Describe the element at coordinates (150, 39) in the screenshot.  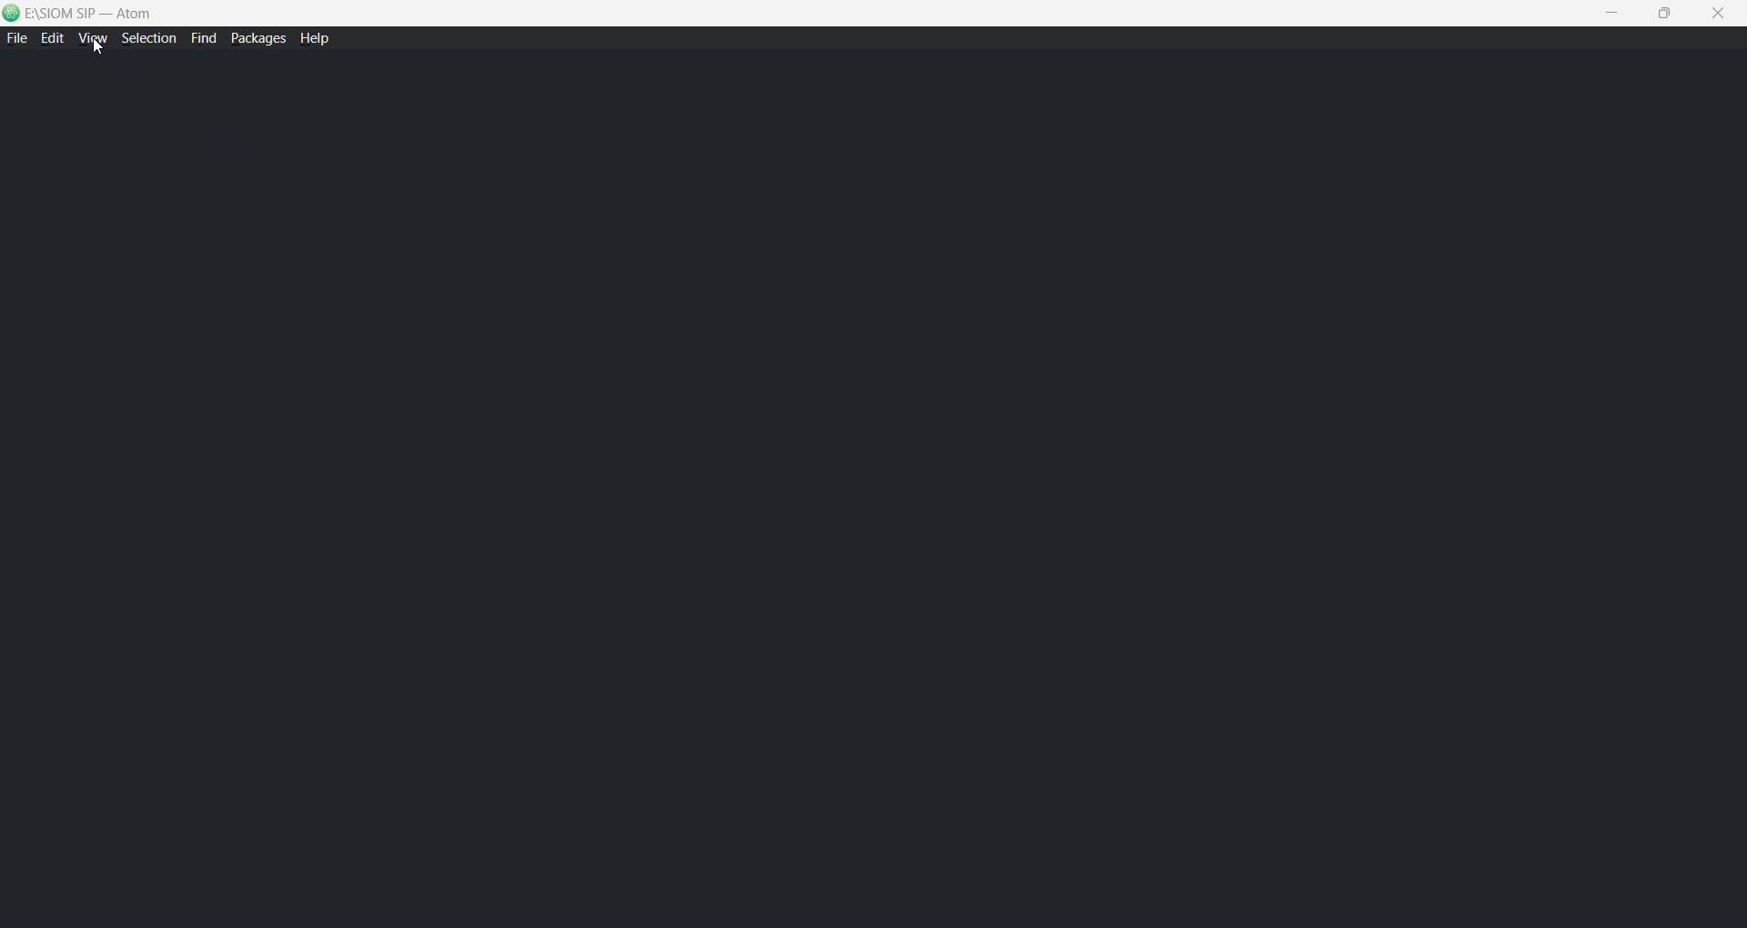
I see `selection` at that location.